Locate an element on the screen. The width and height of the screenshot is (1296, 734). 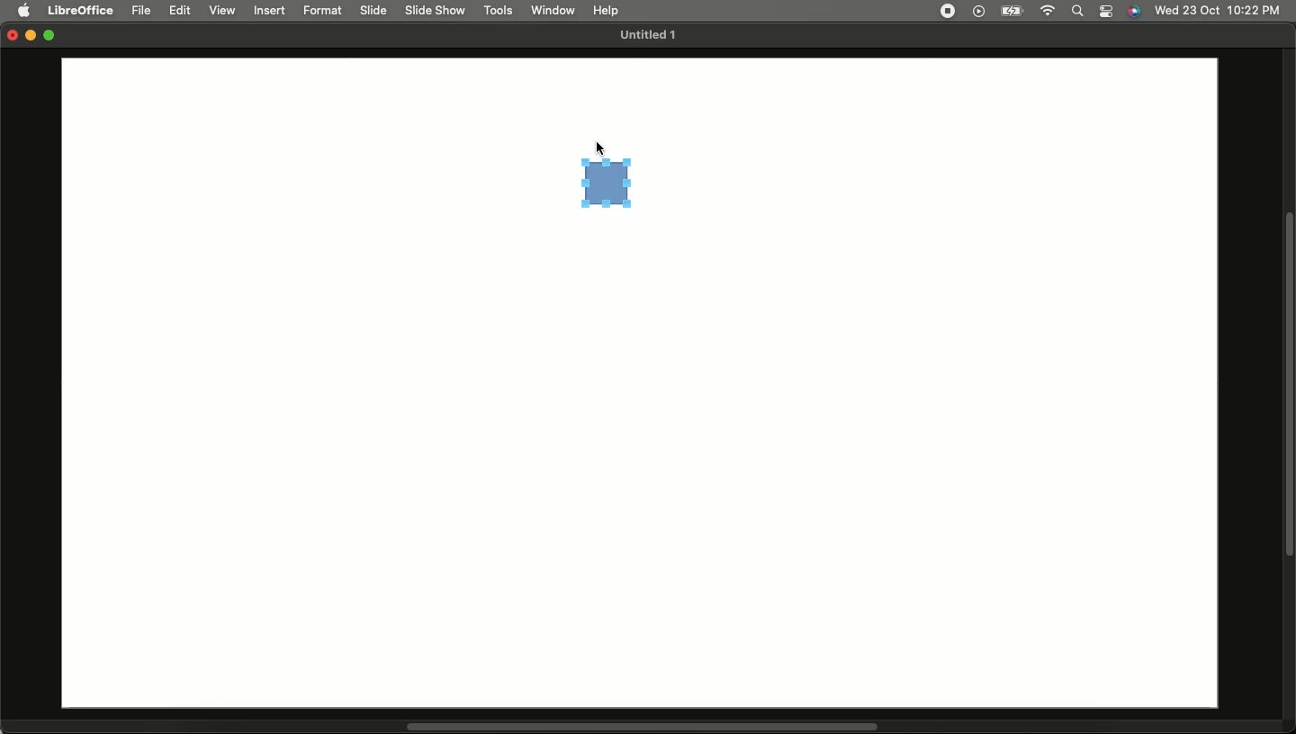
Insert is located at coordinates (271, 11).